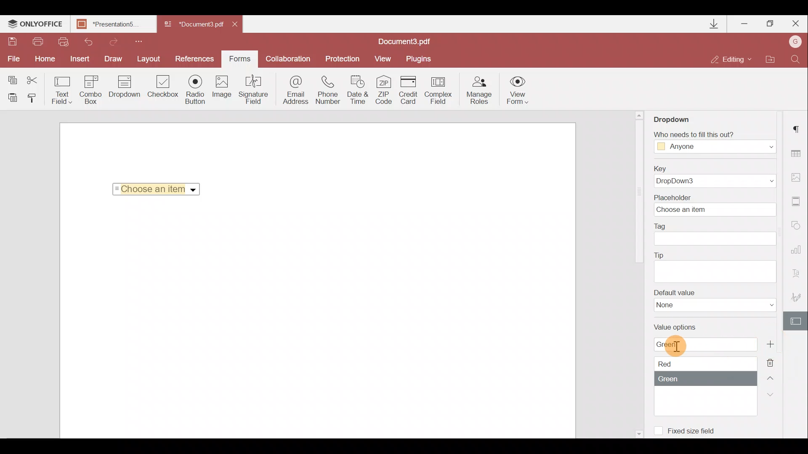 This screenshot has width=808, height=454. Describe the element at coordinates (35, 100) in the screenshot. I see `Copy style` at that location.